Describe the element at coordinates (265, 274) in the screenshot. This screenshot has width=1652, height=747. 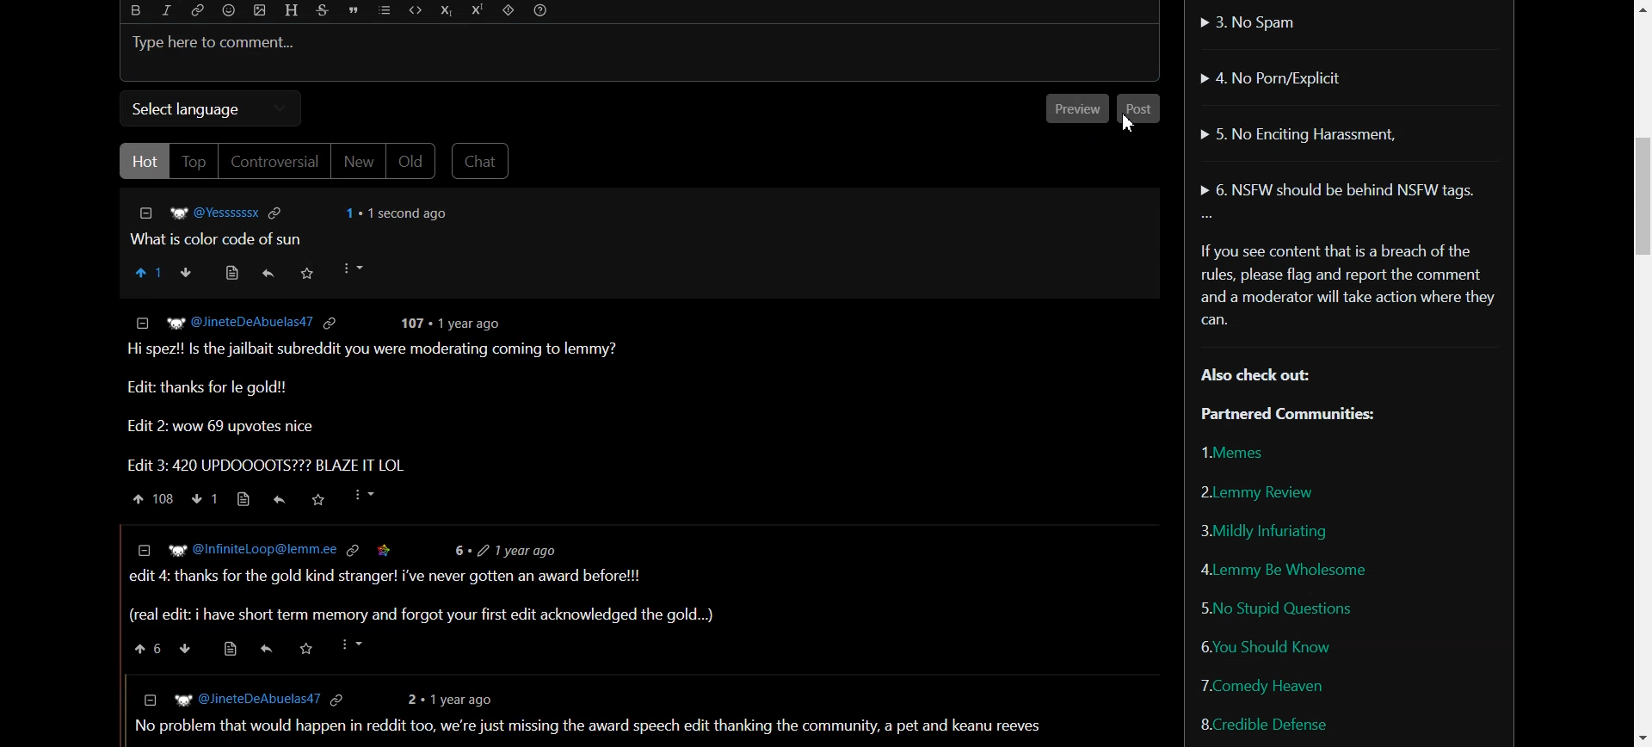
I see `Reply` at that location.